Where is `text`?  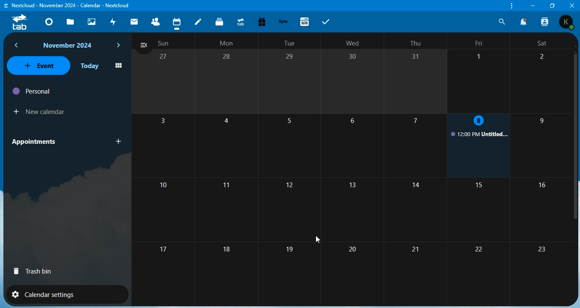 text is located at coordinates (67, 46).